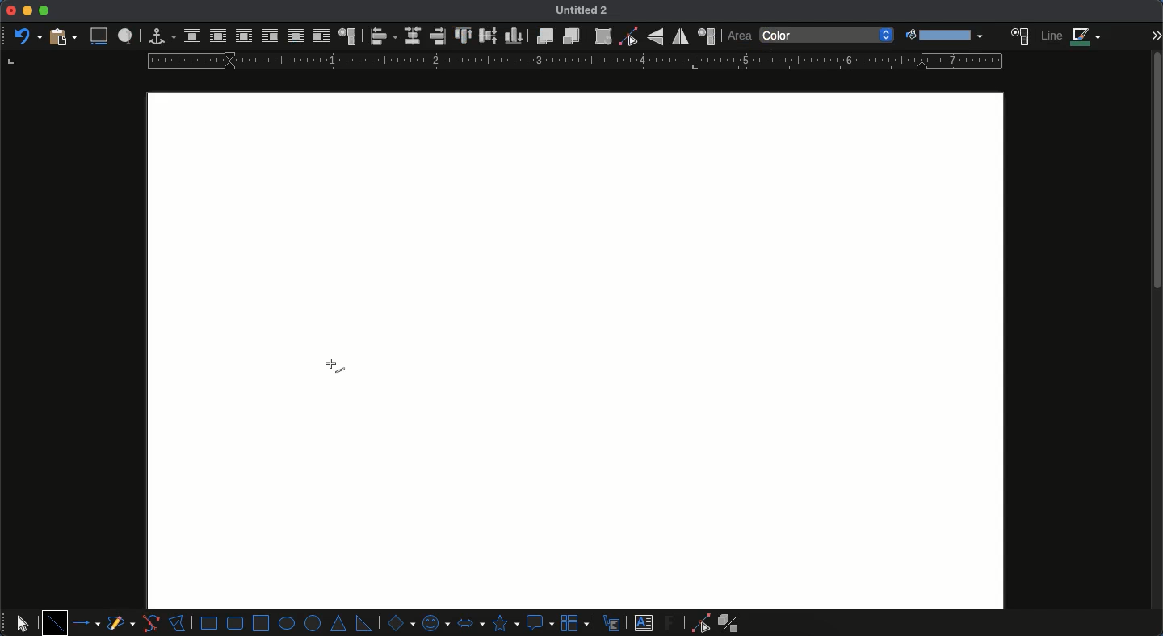 This screenshot has height=636, width=1163. I want to click on flip horizontally, so click(681, 36).